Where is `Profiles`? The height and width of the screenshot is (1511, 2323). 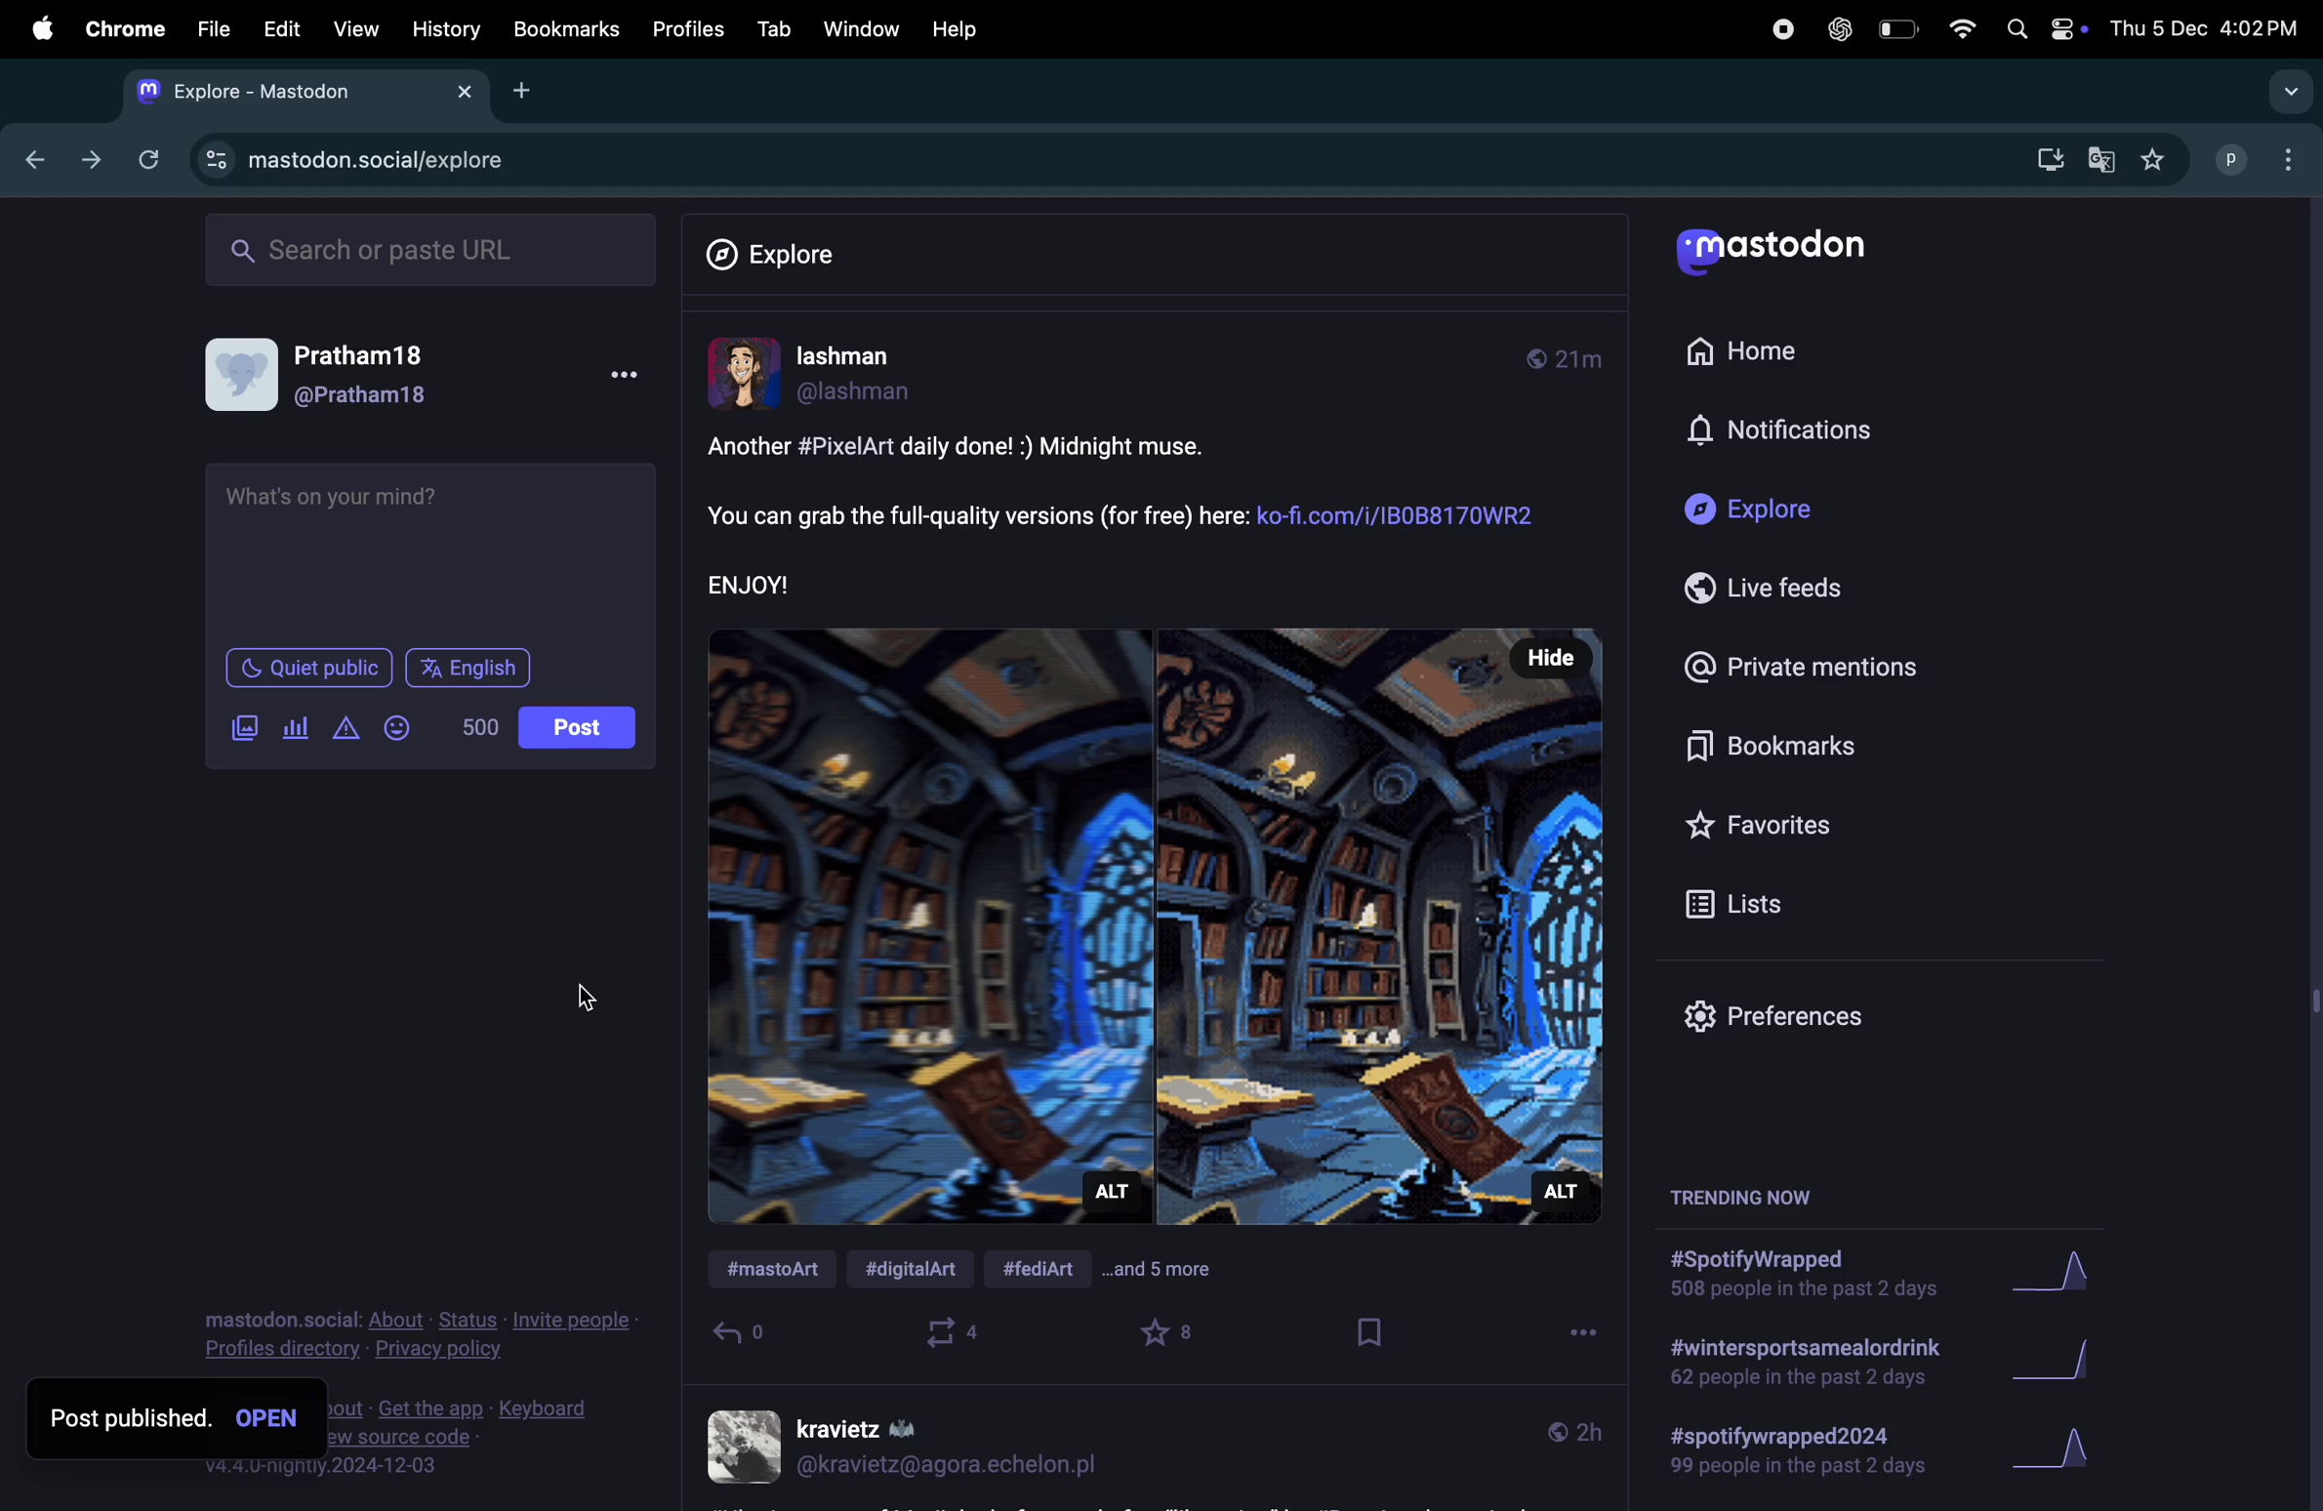 Profiles is located at coordinates (690, 28).